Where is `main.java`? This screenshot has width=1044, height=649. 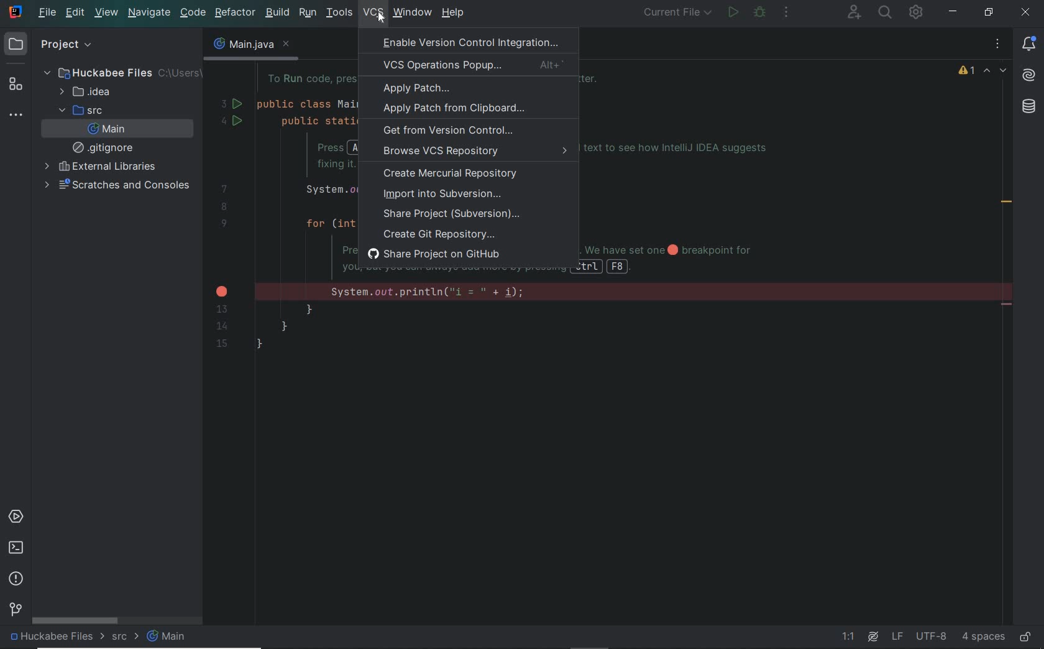 main.java is located at coordinates (250, 47).